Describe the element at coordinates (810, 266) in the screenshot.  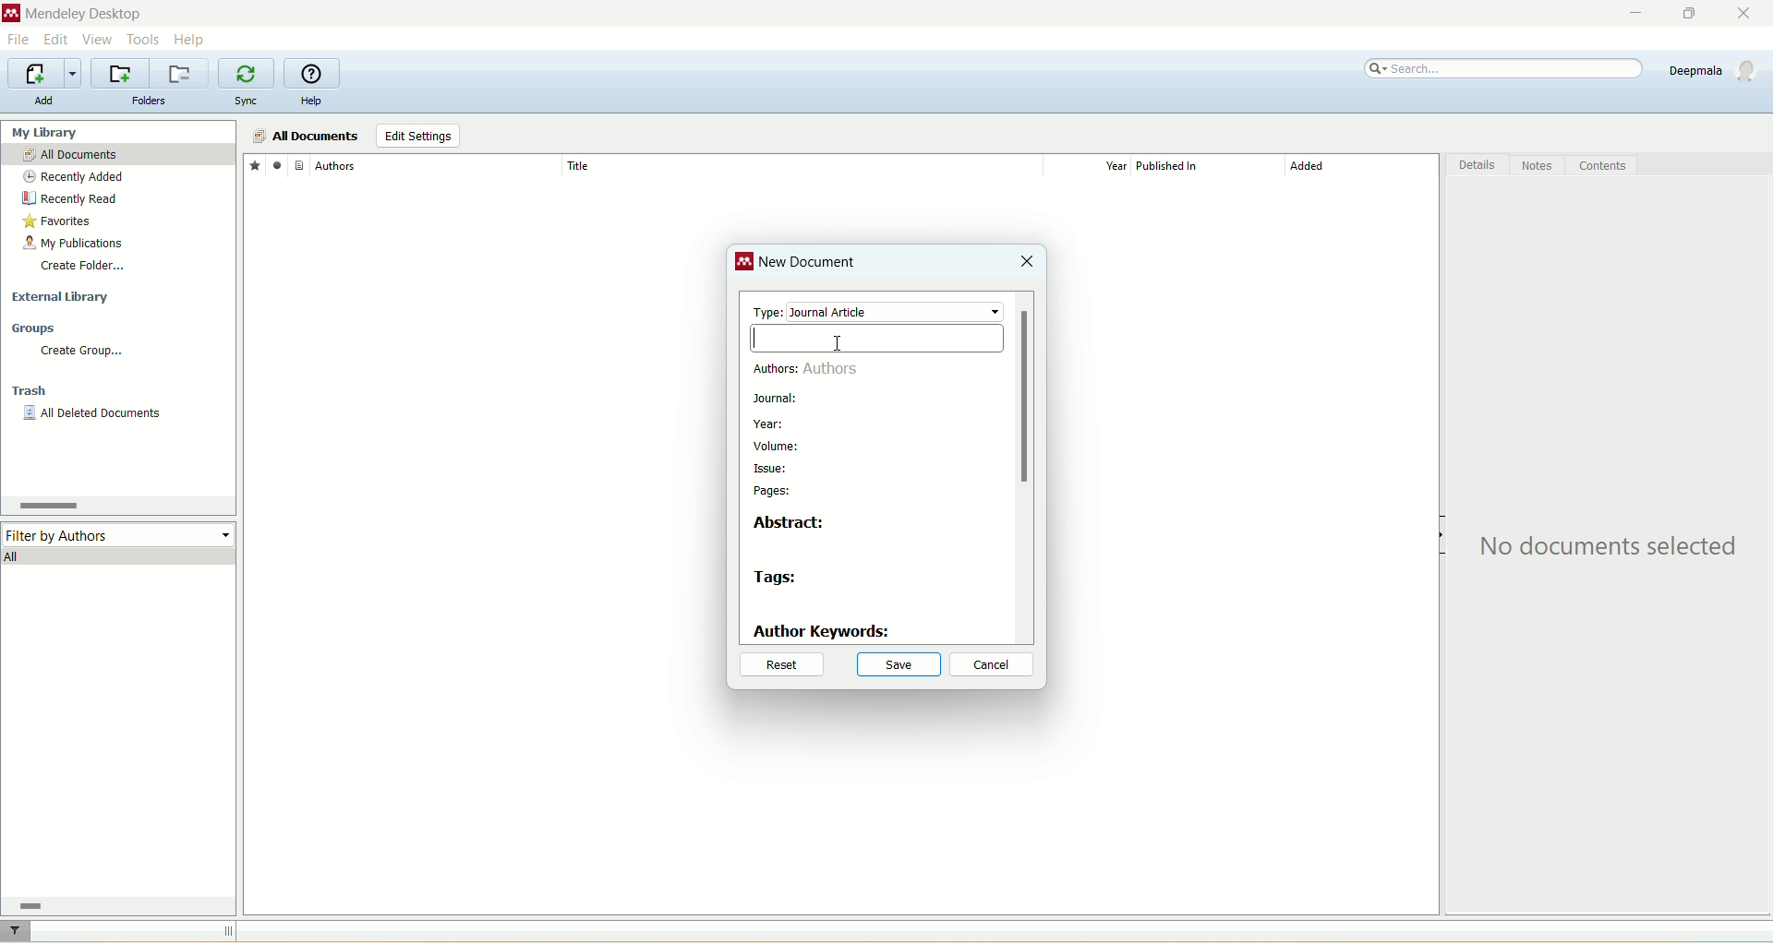
I see `new document` at that location.